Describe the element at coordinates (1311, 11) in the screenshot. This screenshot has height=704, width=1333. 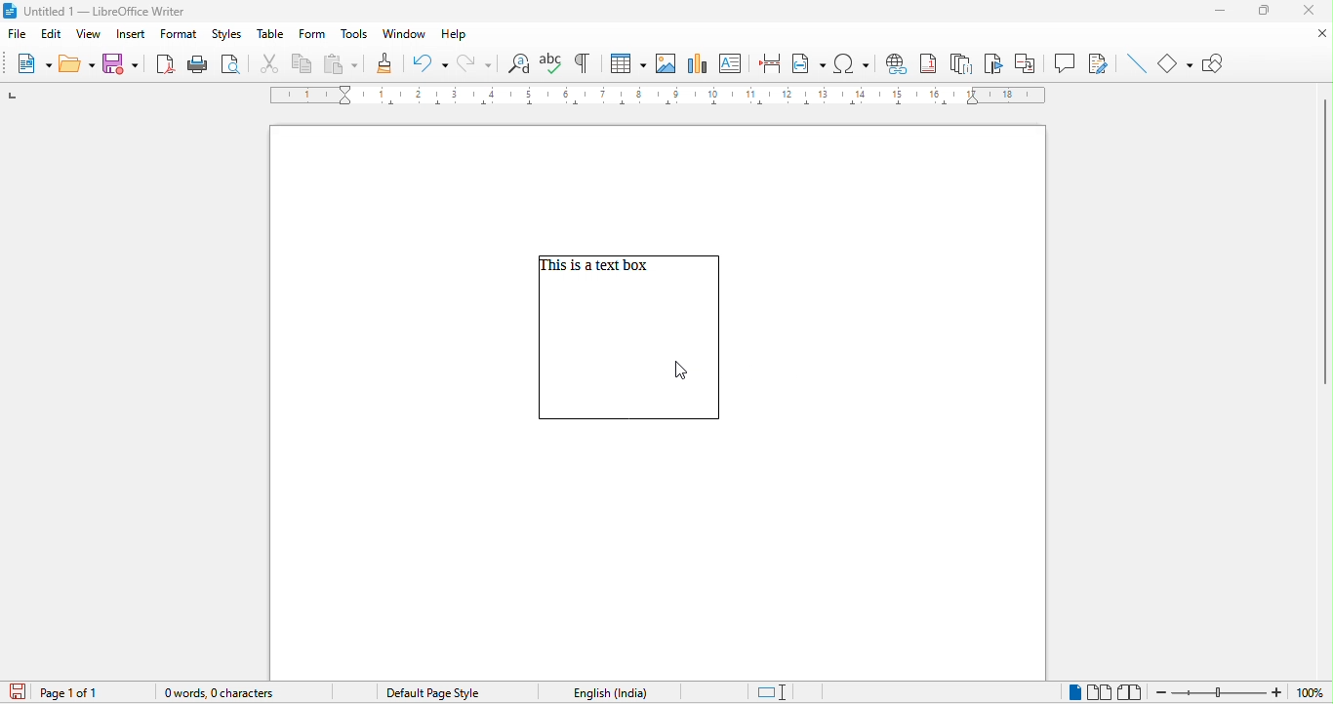
I see `close` at that location.